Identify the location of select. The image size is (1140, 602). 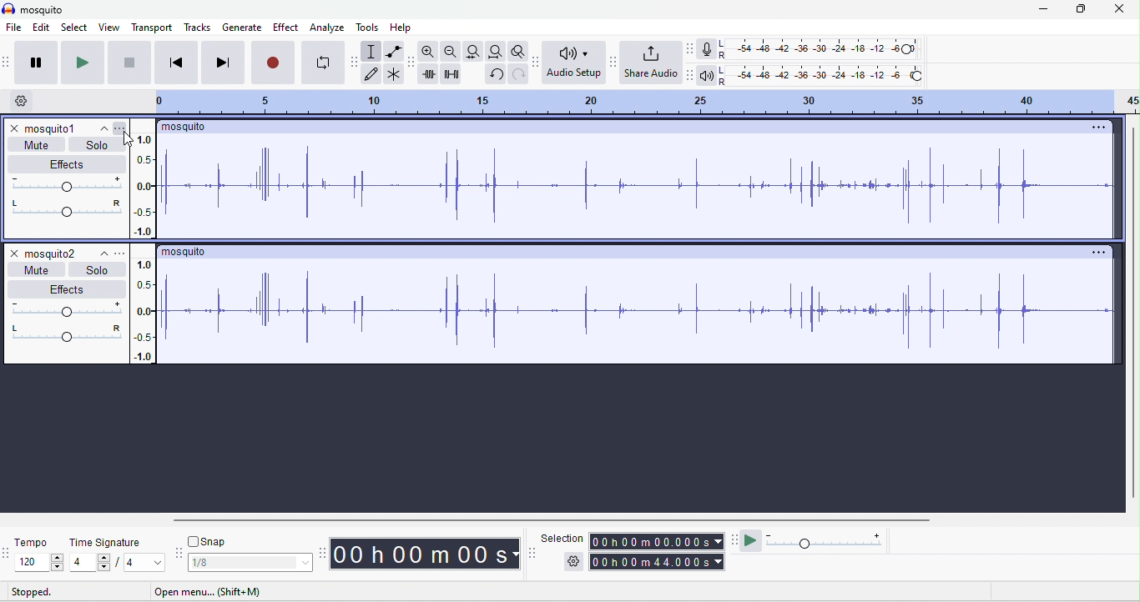
(75, 28).